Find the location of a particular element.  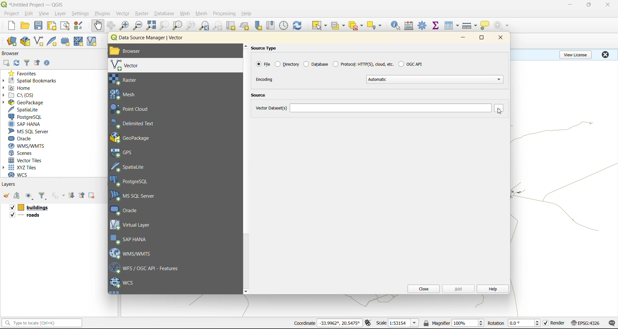

add is located at coordinates (6, 63).